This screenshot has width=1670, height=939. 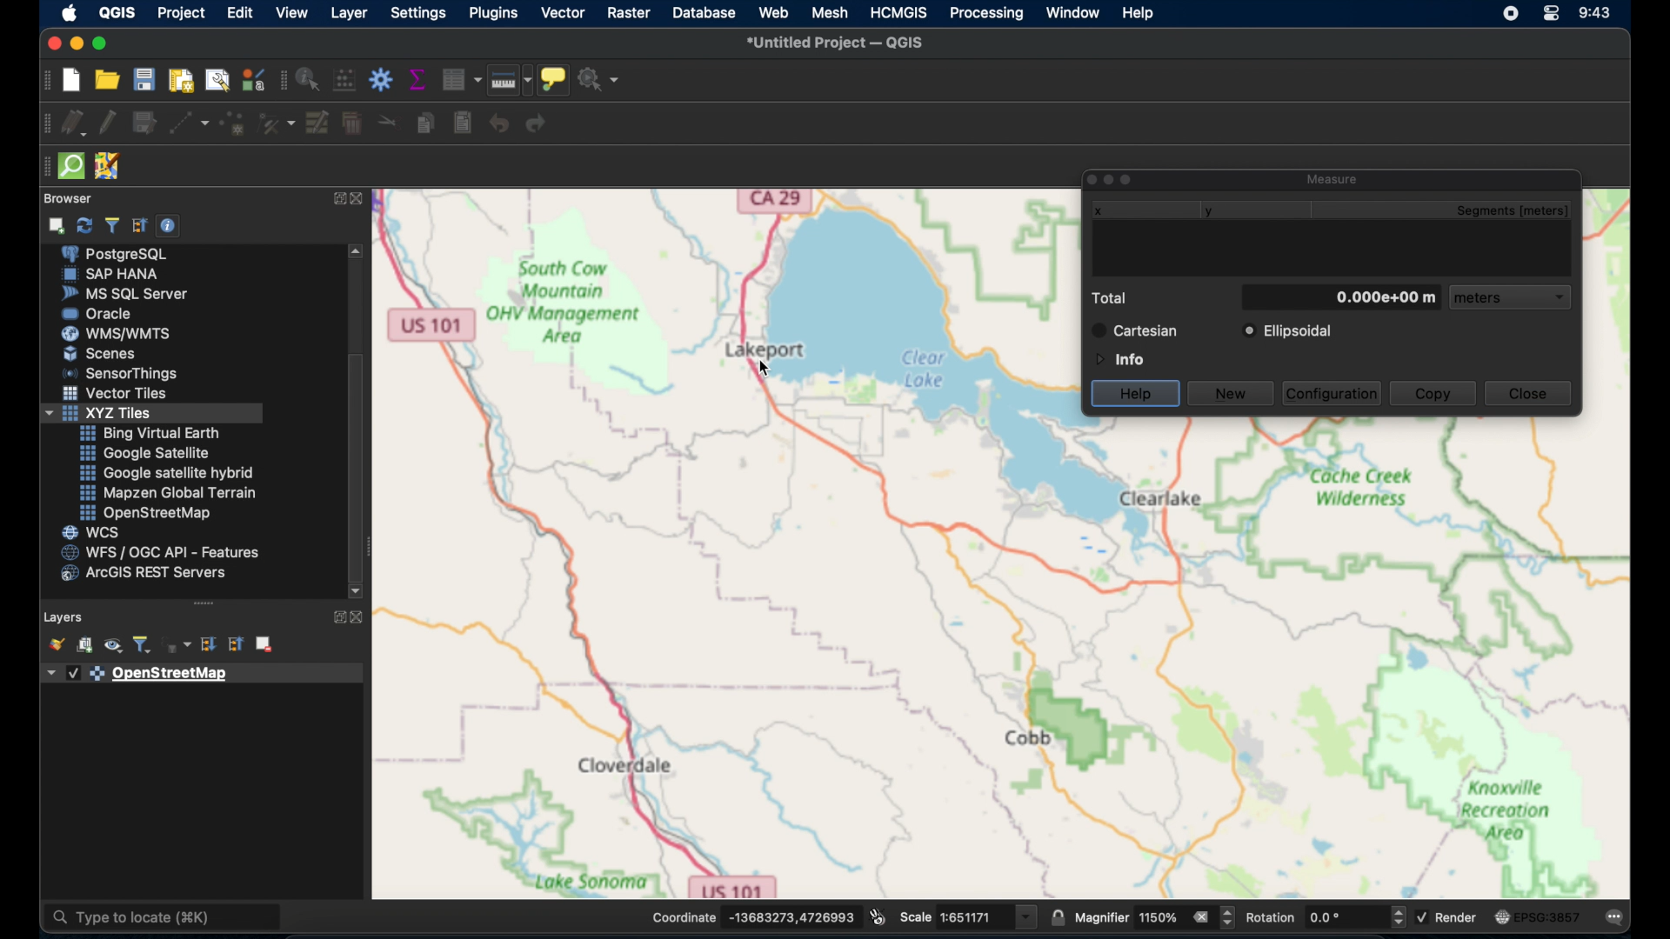 What do you see at coordinates (562, 12) in the screenshot?
I see `vector` at bounding box center [562, 12].